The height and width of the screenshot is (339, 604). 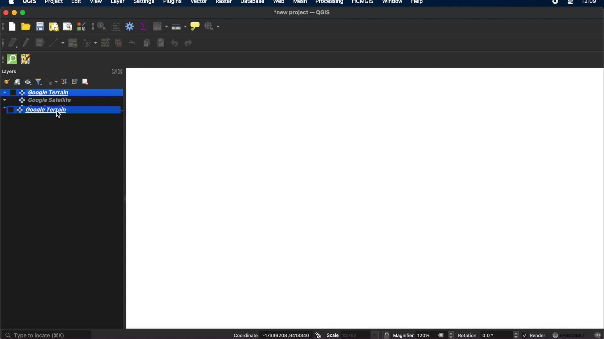 What do you see at coordinates (317, 335) in the screenshot?
I see `toggle extents and mouse position display` at bounding box center [317, 335].